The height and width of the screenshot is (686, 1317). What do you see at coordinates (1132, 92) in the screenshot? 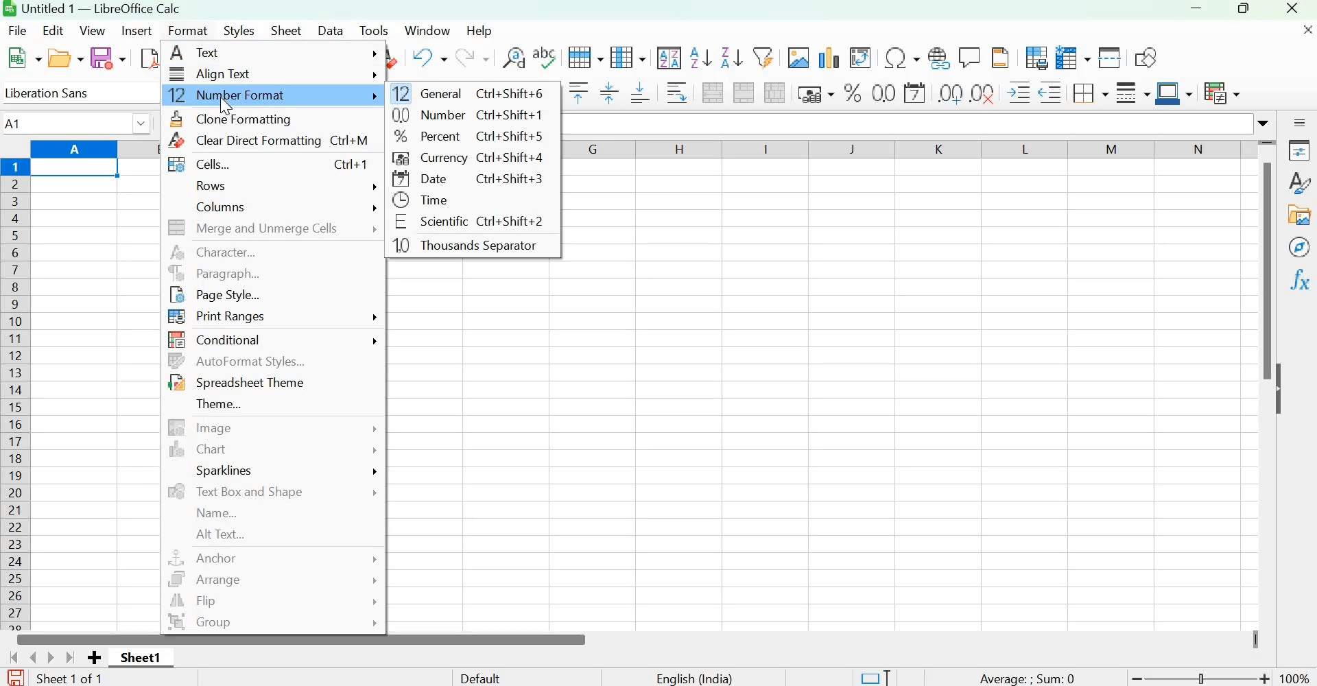
I see `Border style` at bounding box center [1132, 92].